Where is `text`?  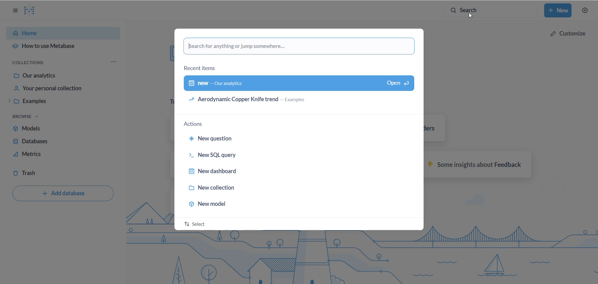 text is located at coordinates (475, 164).